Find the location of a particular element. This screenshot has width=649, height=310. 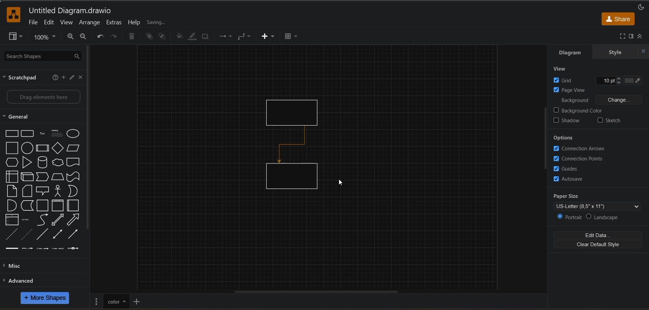

fill color is located at coordinates (180, 36).